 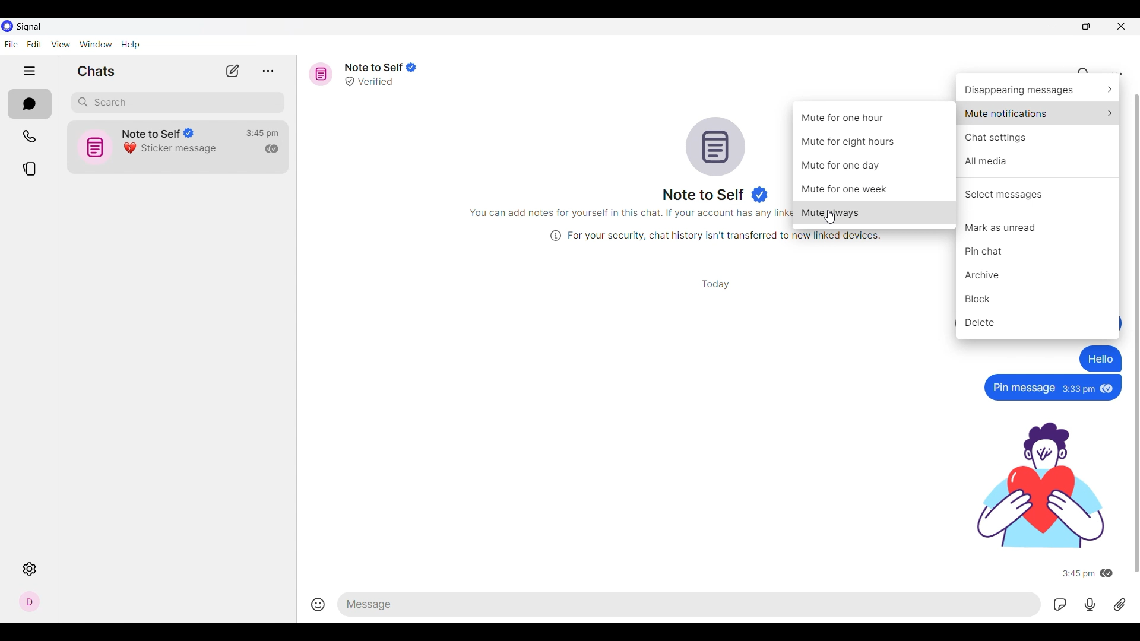 I want to click on Pin chat, so click(x=1037, y=250).